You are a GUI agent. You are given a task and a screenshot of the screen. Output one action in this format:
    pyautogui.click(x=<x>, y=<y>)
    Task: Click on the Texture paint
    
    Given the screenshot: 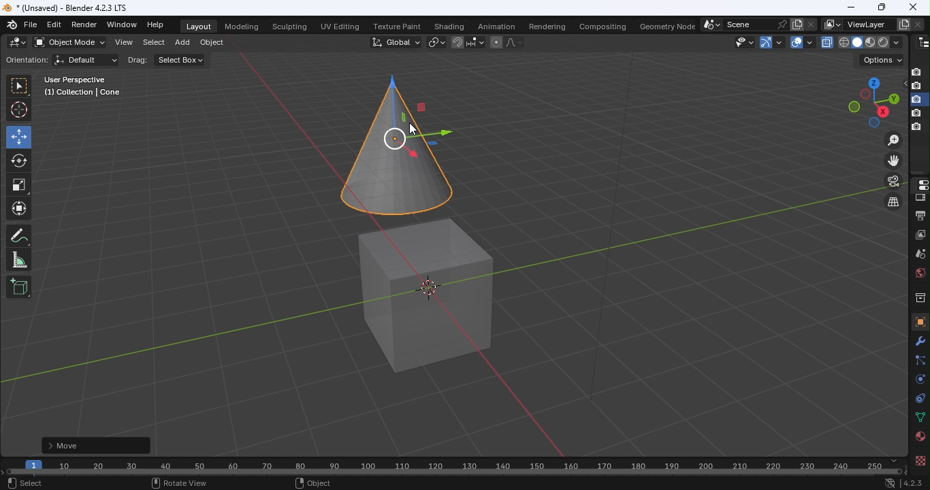 What is the action you would take?
    pyautogui.click(x=398, y=27)
    